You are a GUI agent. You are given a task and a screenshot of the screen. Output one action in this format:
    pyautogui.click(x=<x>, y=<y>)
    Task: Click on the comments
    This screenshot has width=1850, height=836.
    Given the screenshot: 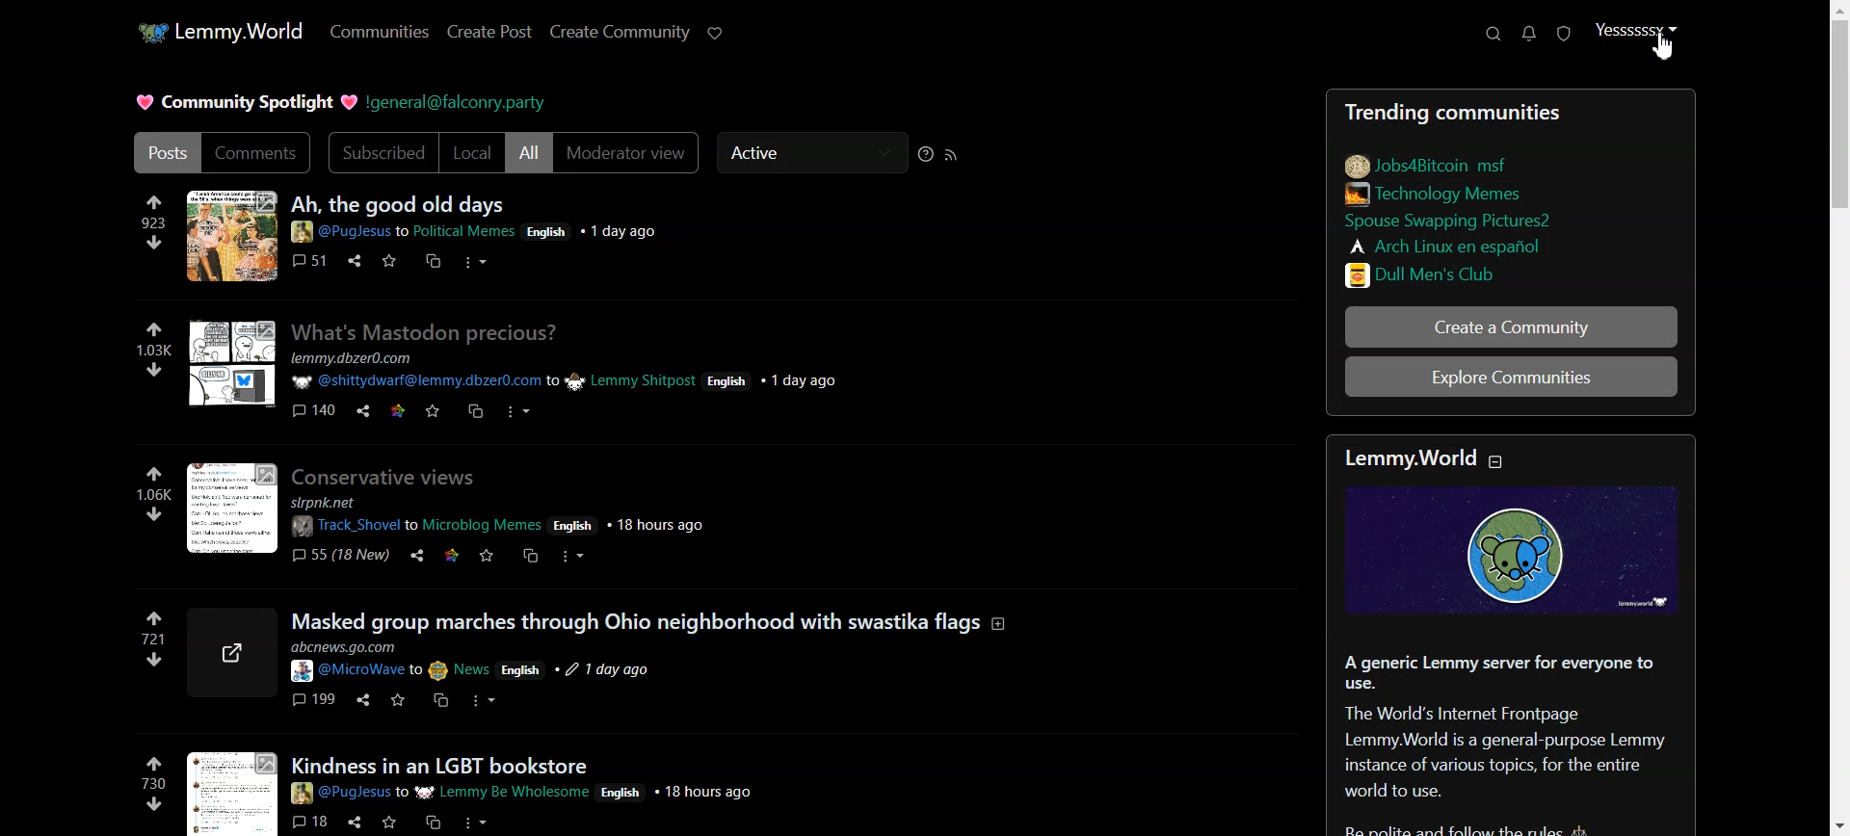 What is the action you would take?
    pyautogui.click(x=308, y=259)
    